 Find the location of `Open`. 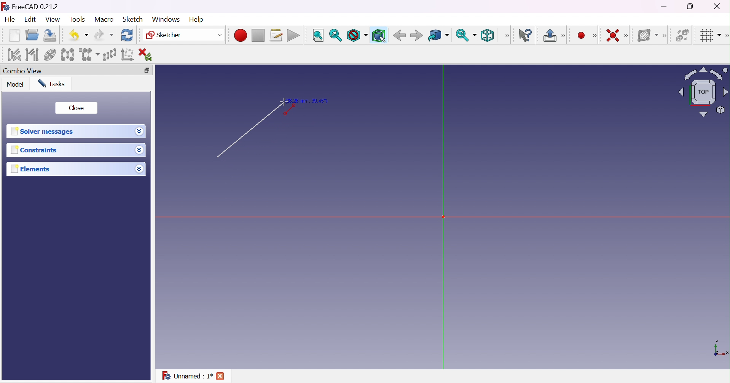

Open is located at coordinates (33, 35).